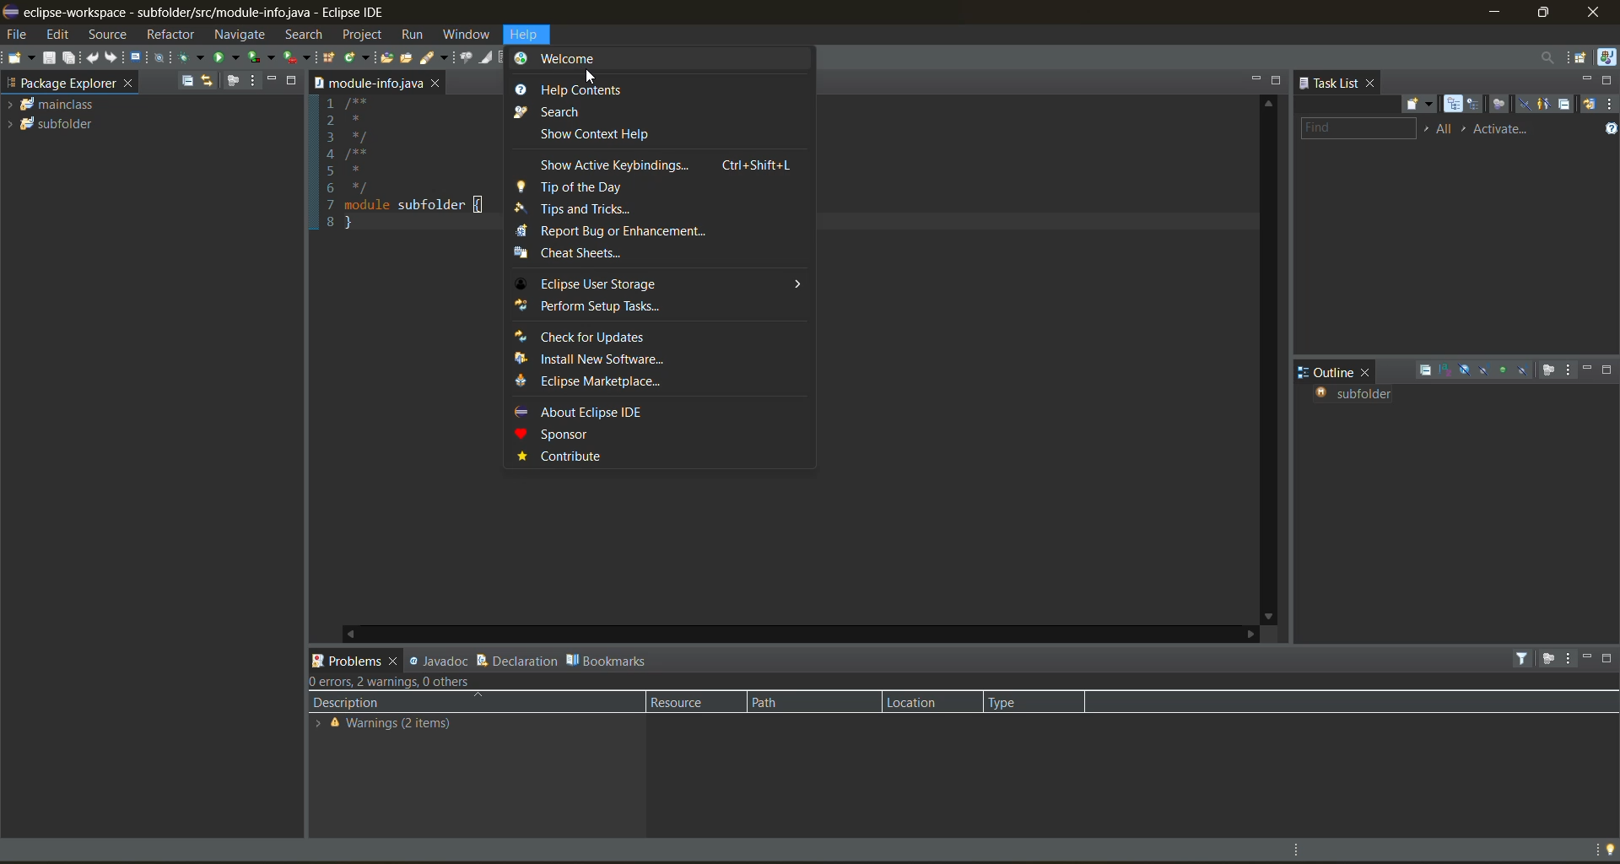 This screenshot has width=1620, height=864. What do you see at coordinates (51, 57) in the screenshot?
I see `save` at bounding box center [51, 57].